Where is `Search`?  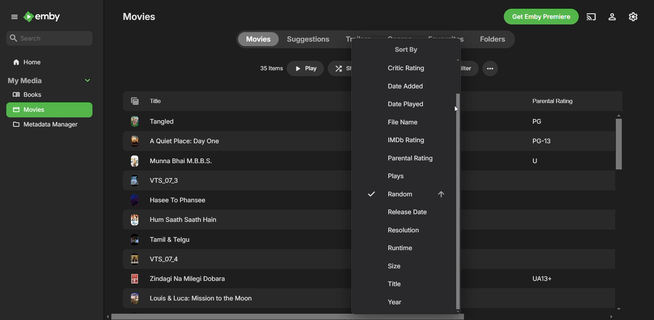 Search is located at coordinates (50, 39).